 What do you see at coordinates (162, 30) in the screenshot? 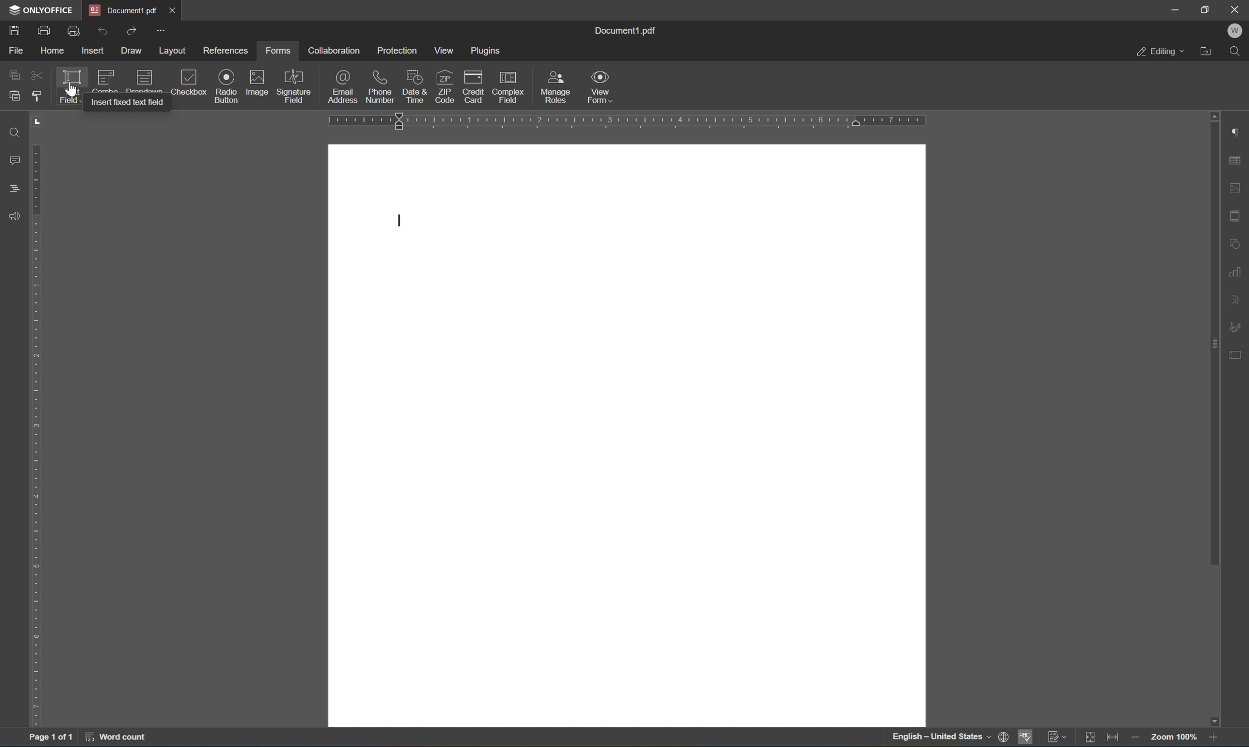
I see `more` at bounding box center [162, 30].